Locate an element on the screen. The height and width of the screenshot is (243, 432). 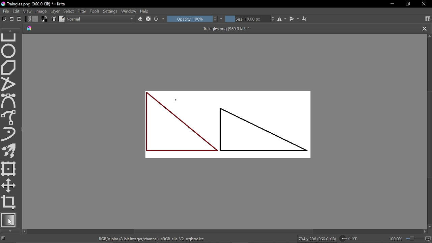
Freehand path tool is located at coordinates (10, 117).